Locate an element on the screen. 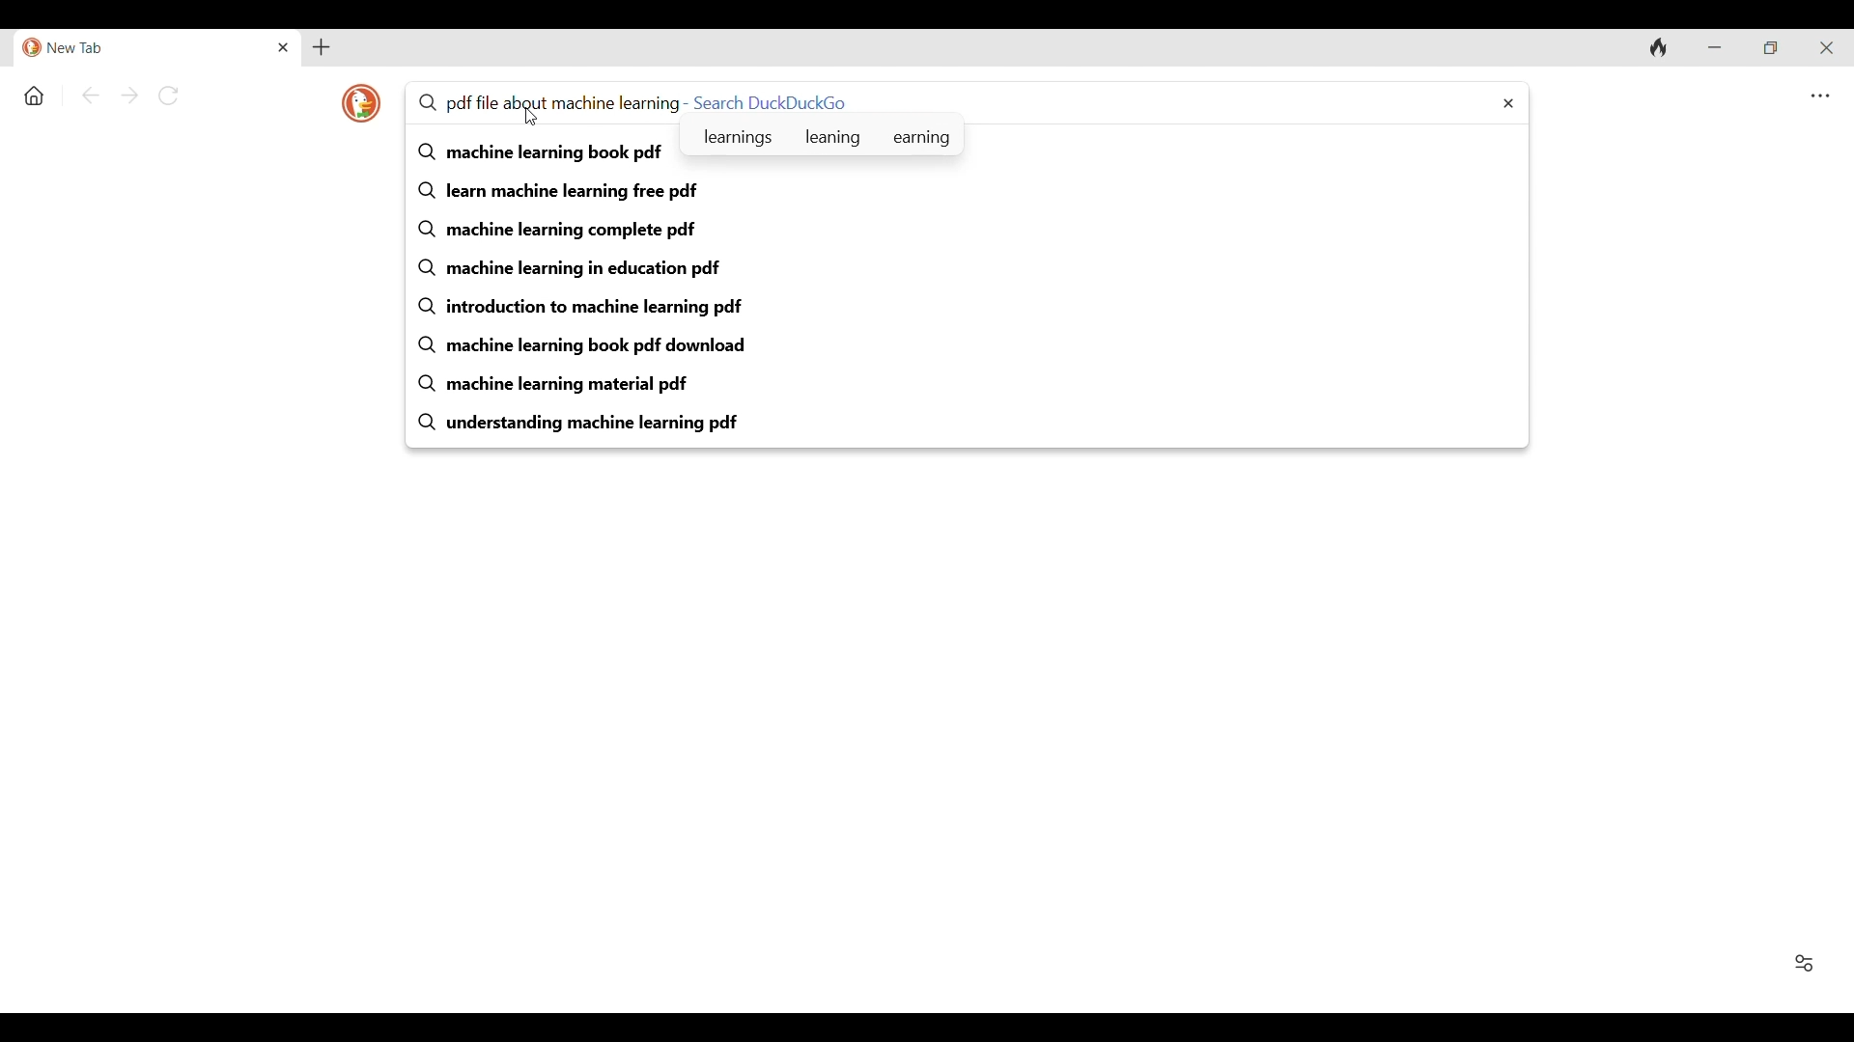  New tab is located at coordinates (145, 48).